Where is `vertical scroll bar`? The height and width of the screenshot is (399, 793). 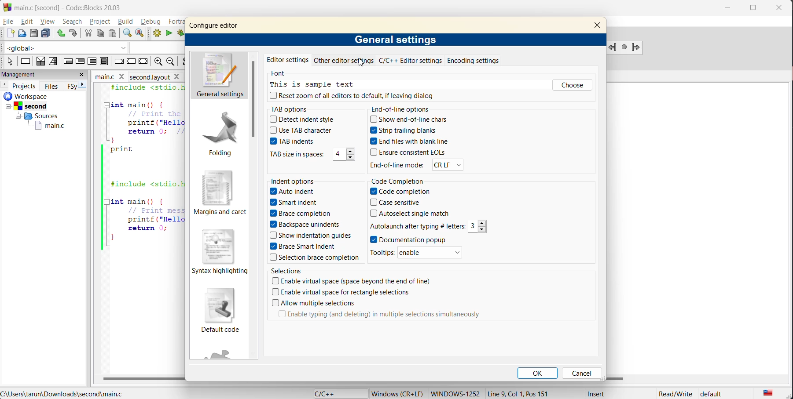
vertical scroll bar is located at coordinates (252, 99).